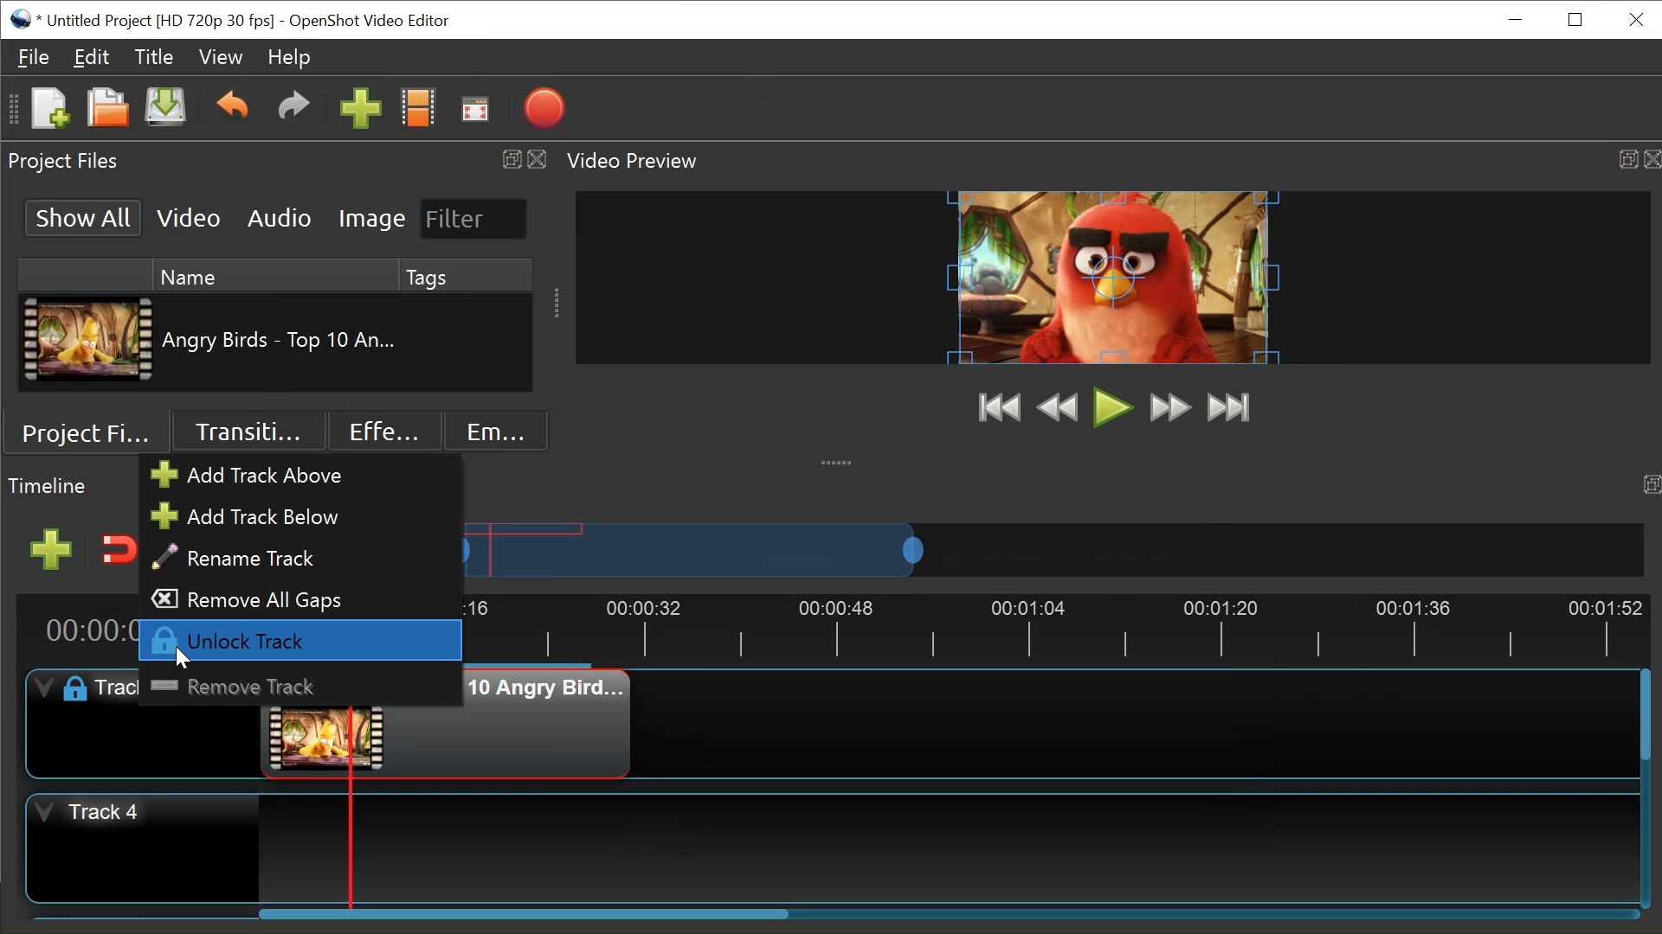  I want to click on Image, so click(373, 218).